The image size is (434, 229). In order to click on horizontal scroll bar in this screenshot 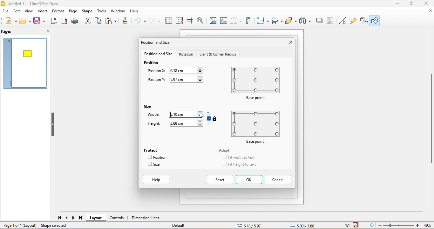, I will do `click(245, 212)`.